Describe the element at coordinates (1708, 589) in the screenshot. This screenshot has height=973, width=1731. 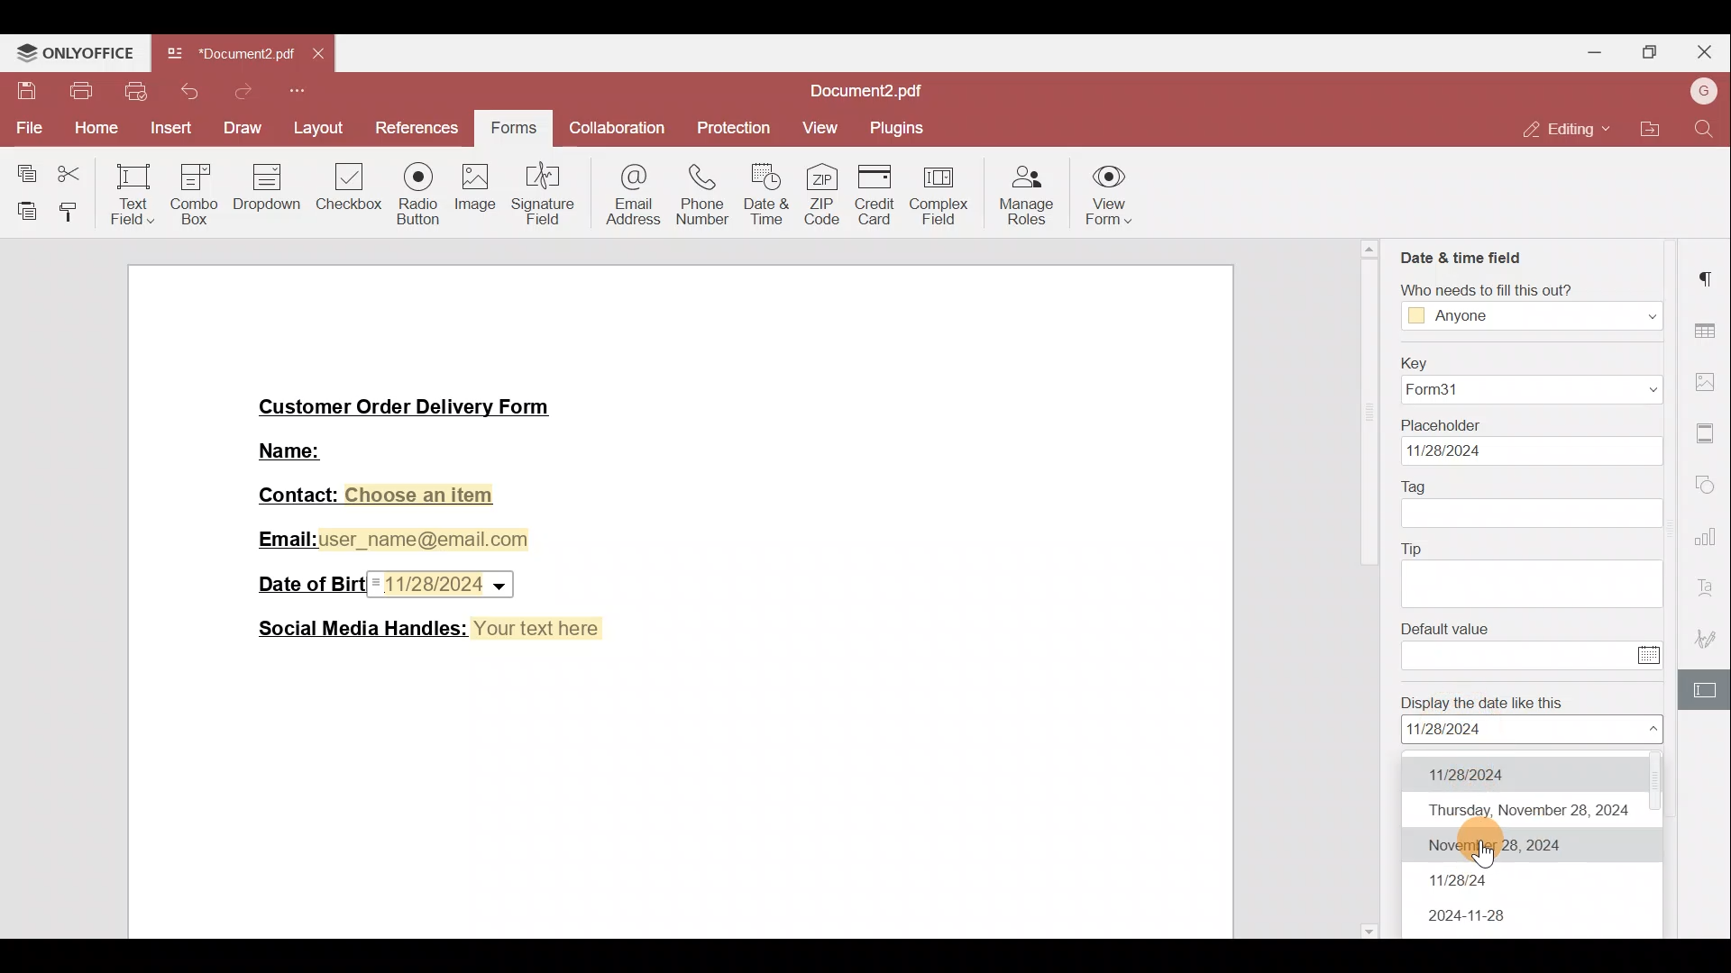
I see `Font settings` at that location.